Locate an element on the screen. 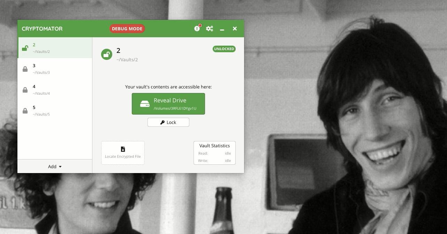 The height and width of the screenshot is (234, 447). Reveal drive is located at coordinates (168, 103).